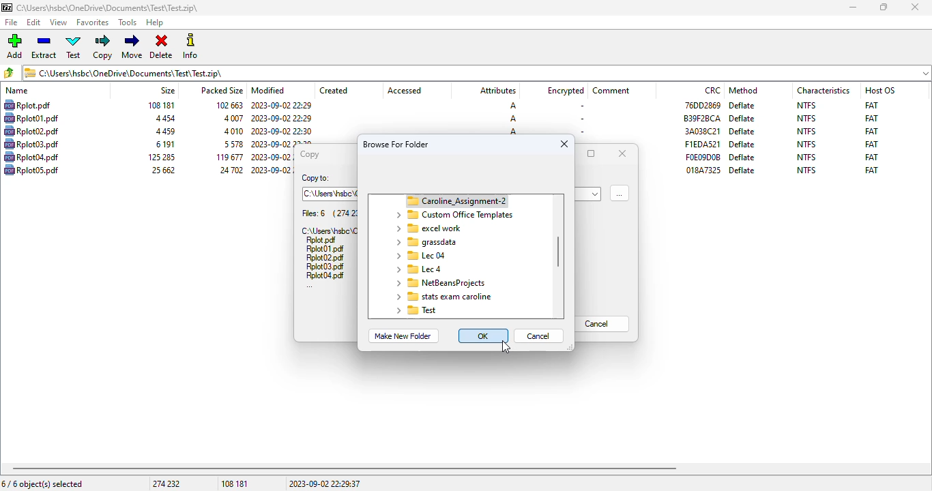  Describe the element at coordinates (164, 132) in the screenshot. I see `size` at that location.